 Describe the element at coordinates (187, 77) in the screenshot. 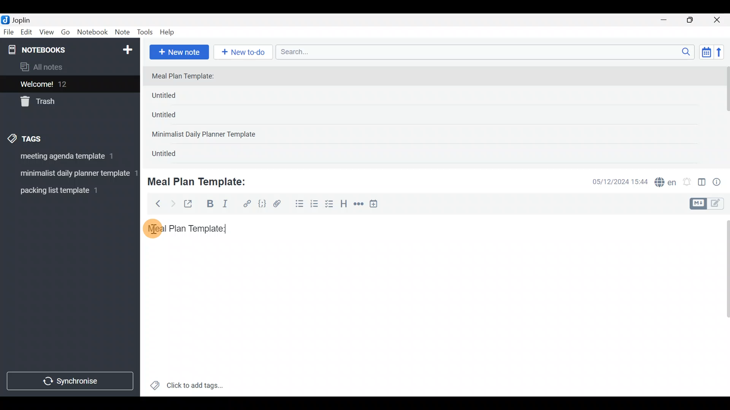

I see `Meal Plan Template:` at that location.